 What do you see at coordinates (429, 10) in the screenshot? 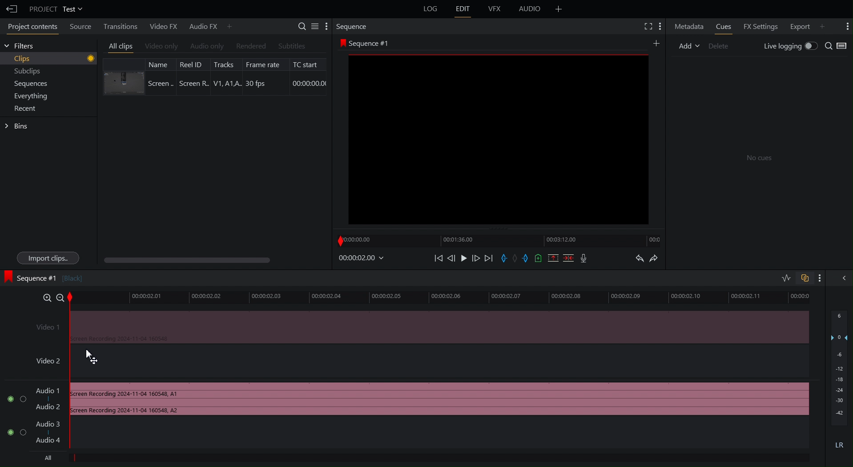
I see `Log` at bounding box center [429, 10].